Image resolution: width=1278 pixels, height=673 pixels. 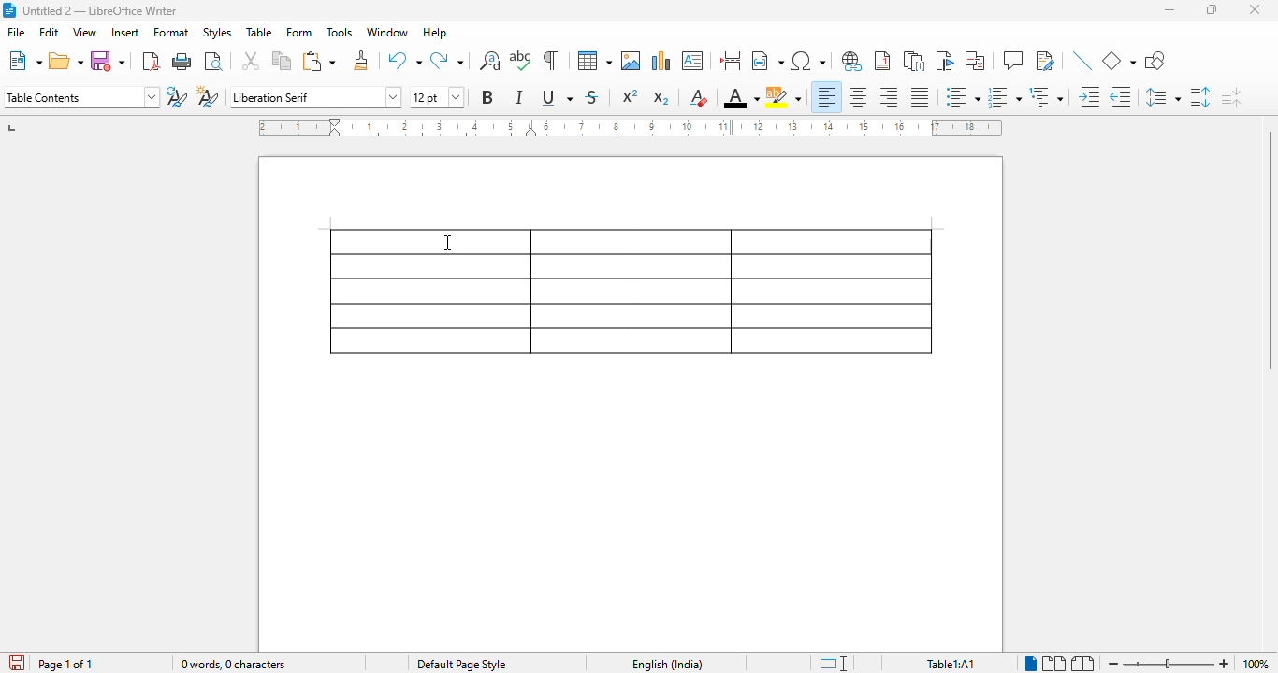 I want to click on insert text box, so click(x=692, y=61).